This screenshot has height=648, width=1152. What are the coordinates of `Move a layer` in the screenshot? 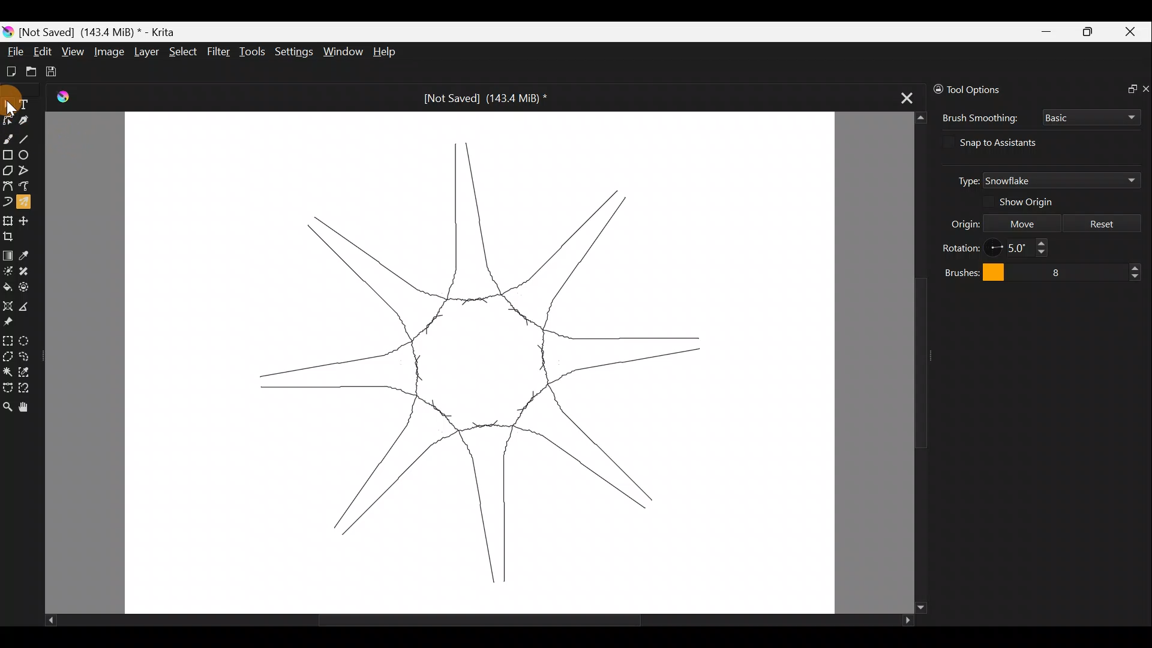 It's located at (26, 220).